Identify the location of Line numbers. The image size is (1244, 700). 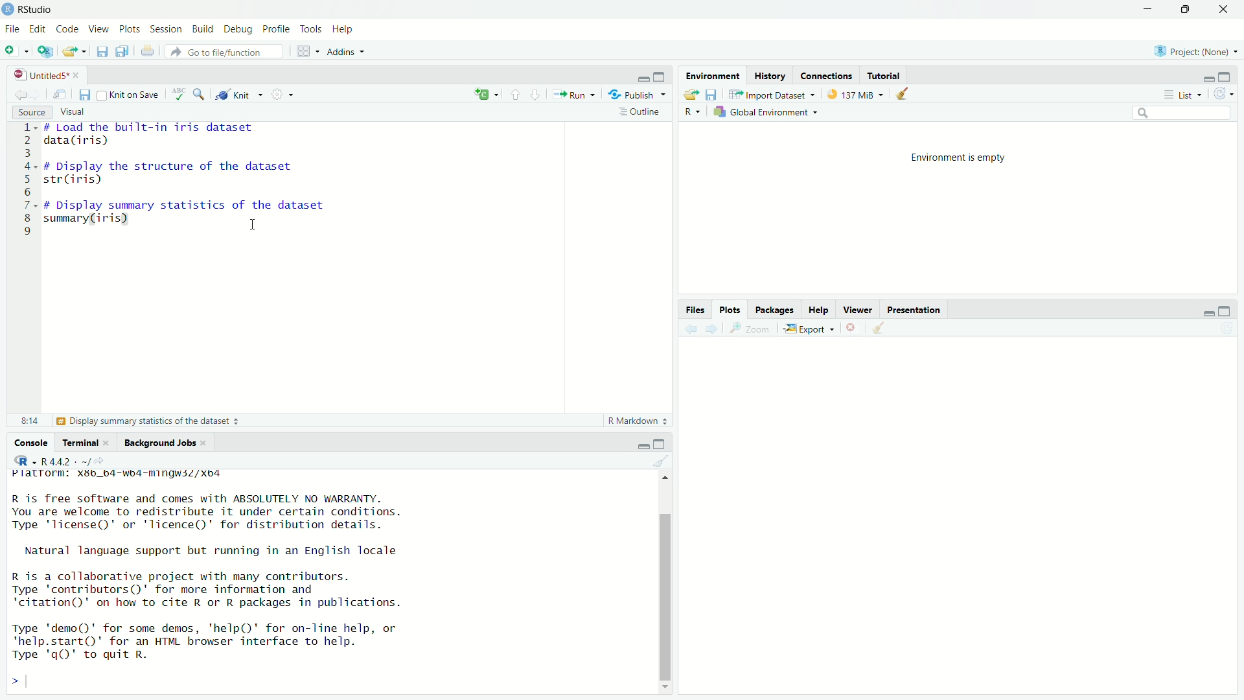
(27, 182).